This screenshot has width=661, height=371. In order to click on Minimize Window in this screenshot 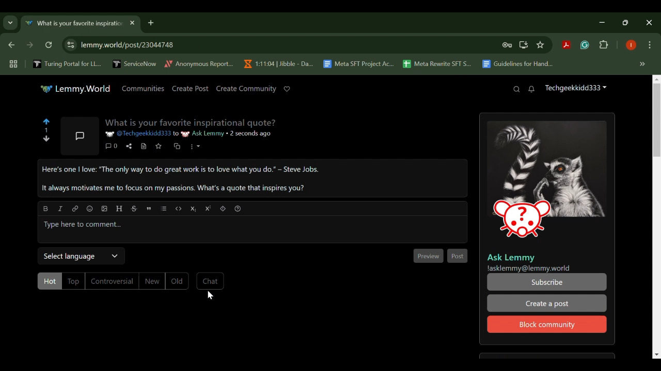, I will do `click(627, 22)`.